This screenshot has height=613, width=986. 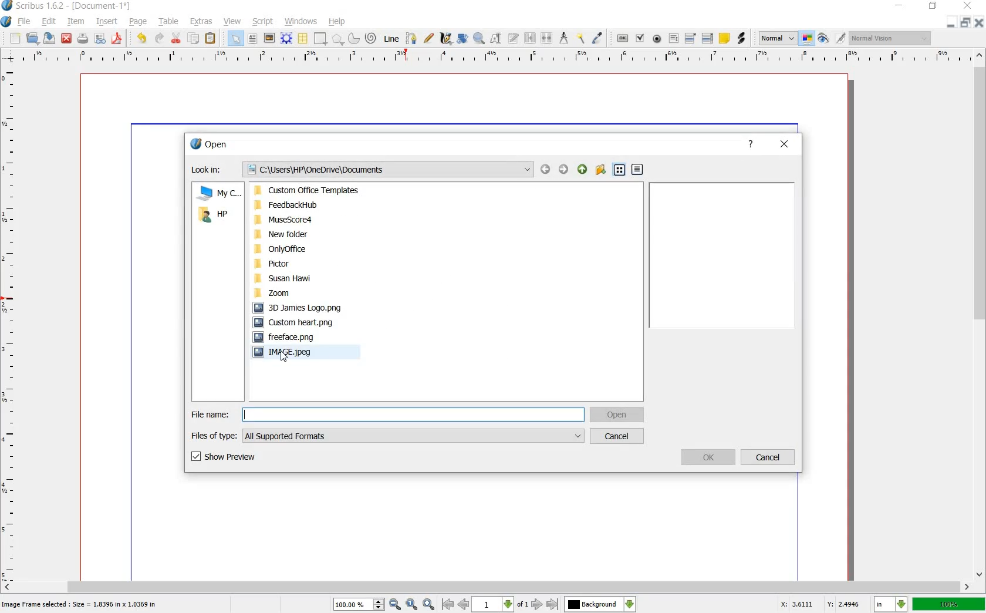 What do you see at coordinates (285, 357) in the screenshot?
I see `pointer` at bounding box center [285, 357].